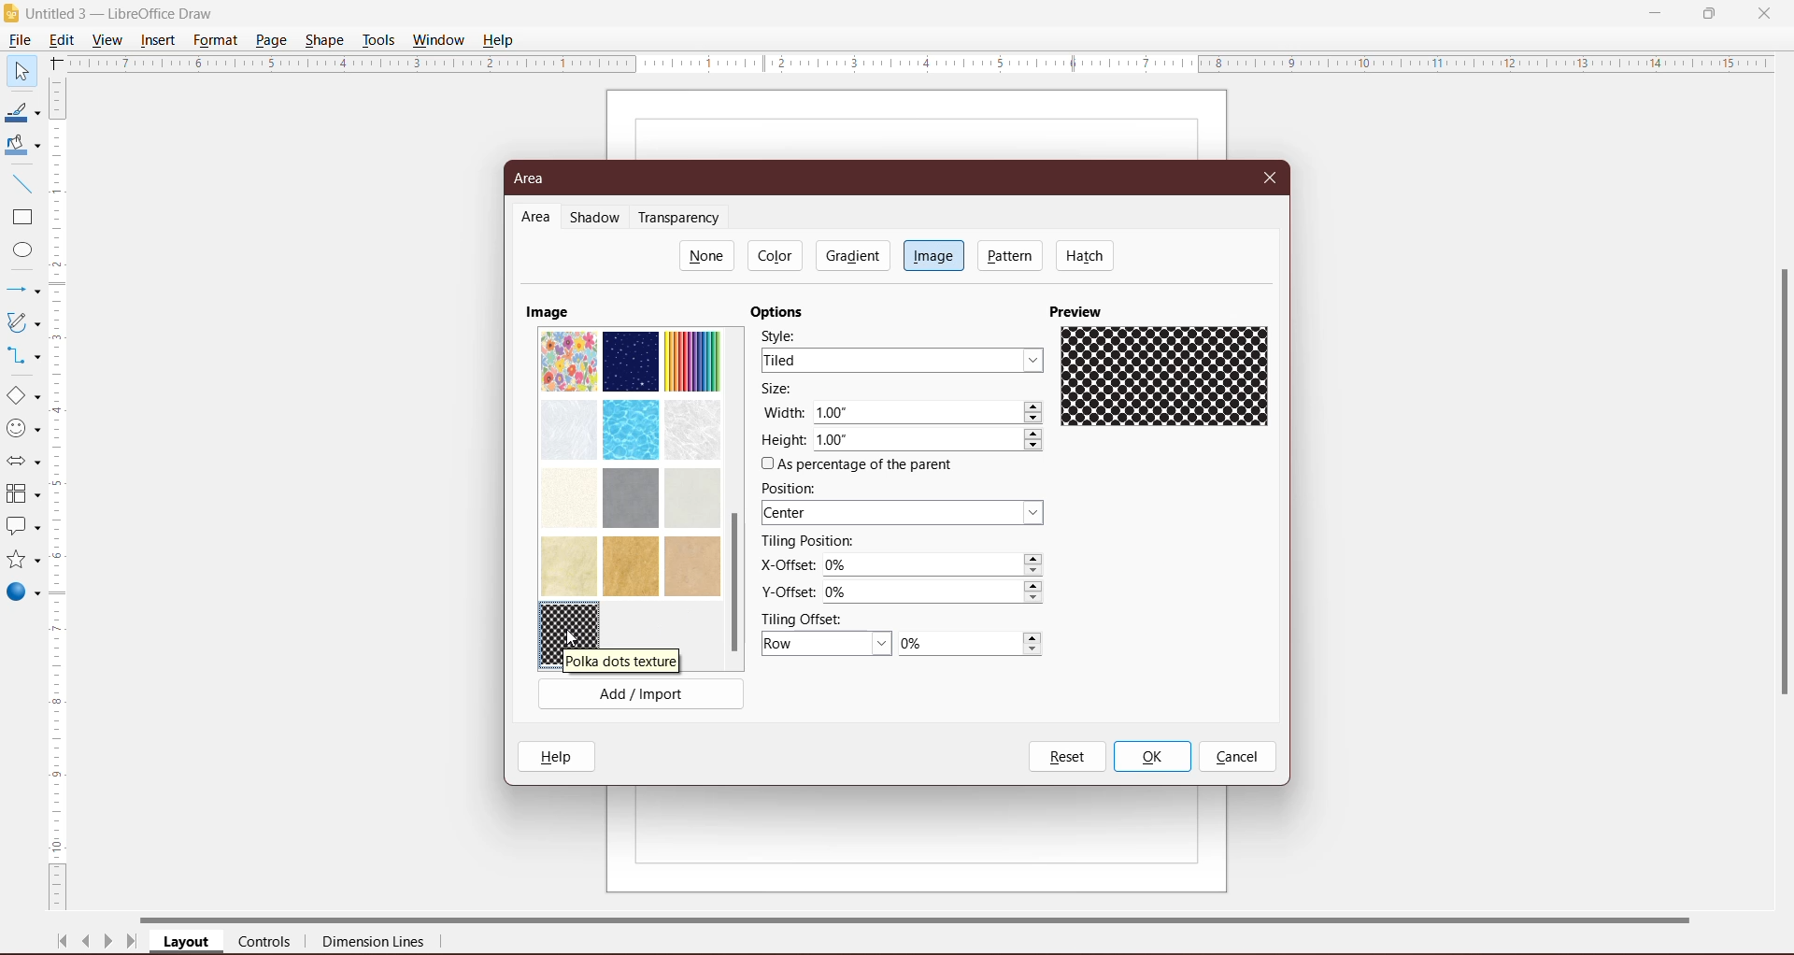 The height and width of the screenshot is (955, 1794). What do you see at coordinates (827, 645) in the screenshot?
I see `Set Tiling Offest` at bounding box center [827, 645].